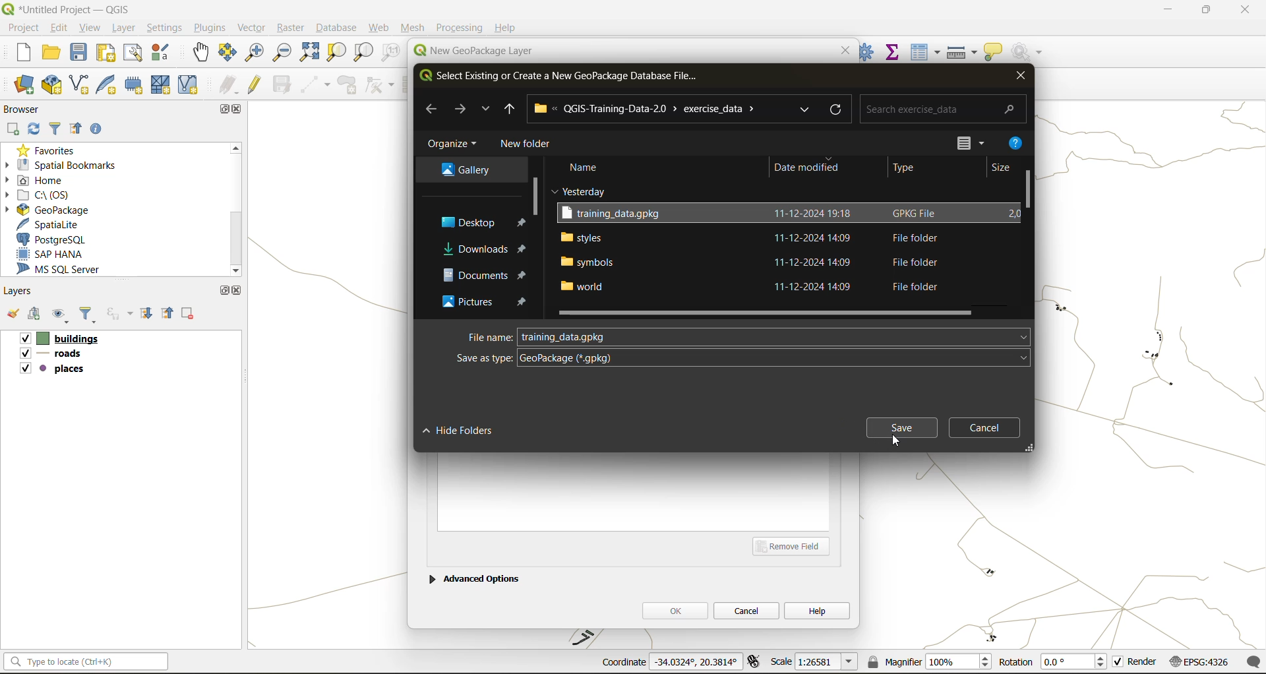  I want to click on File folder, so click(912, 286).